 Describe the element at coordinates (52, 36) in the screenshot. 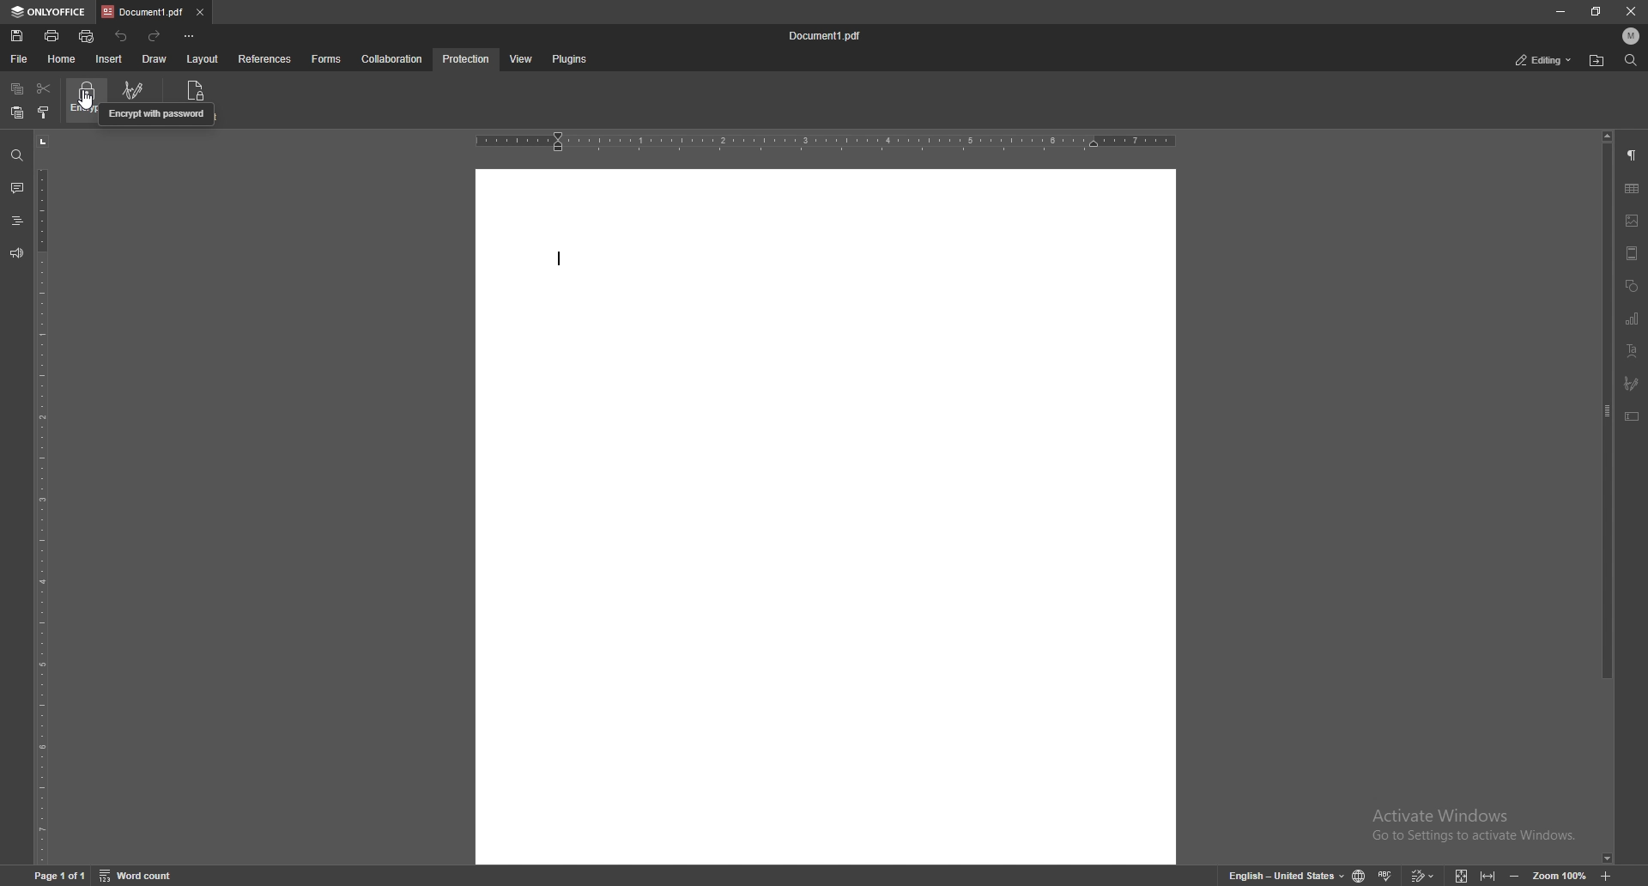

I see `print` at that location.